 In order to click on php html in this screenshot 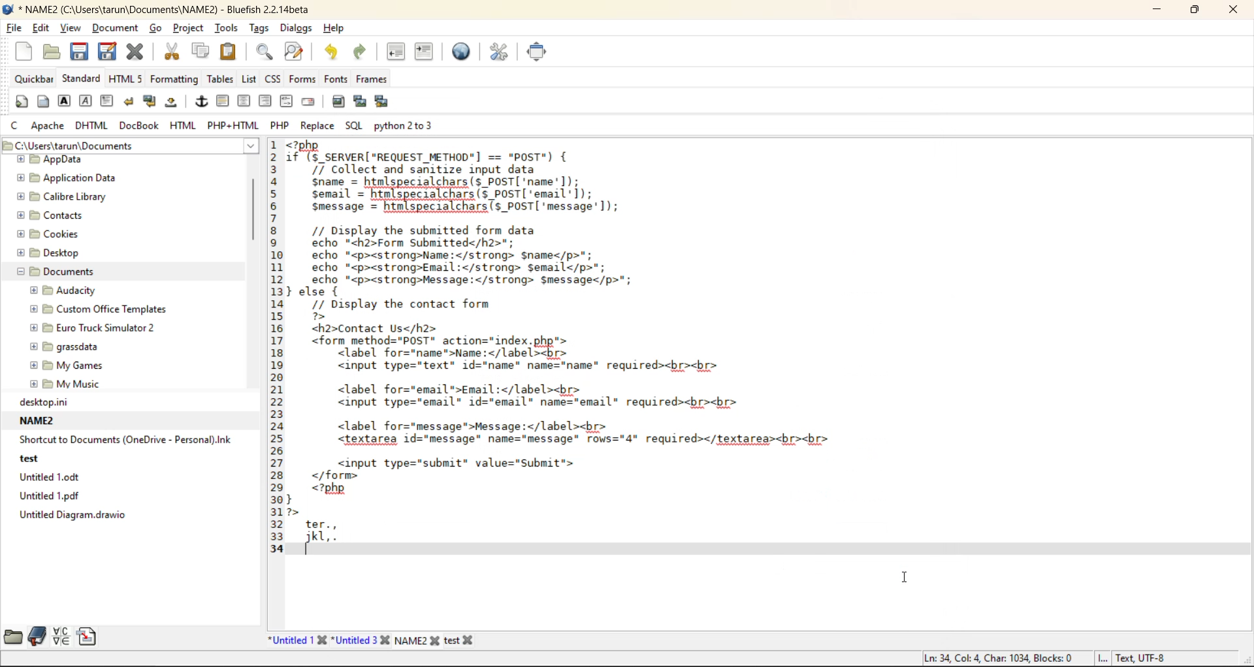, I will do `click(231, 125)`.